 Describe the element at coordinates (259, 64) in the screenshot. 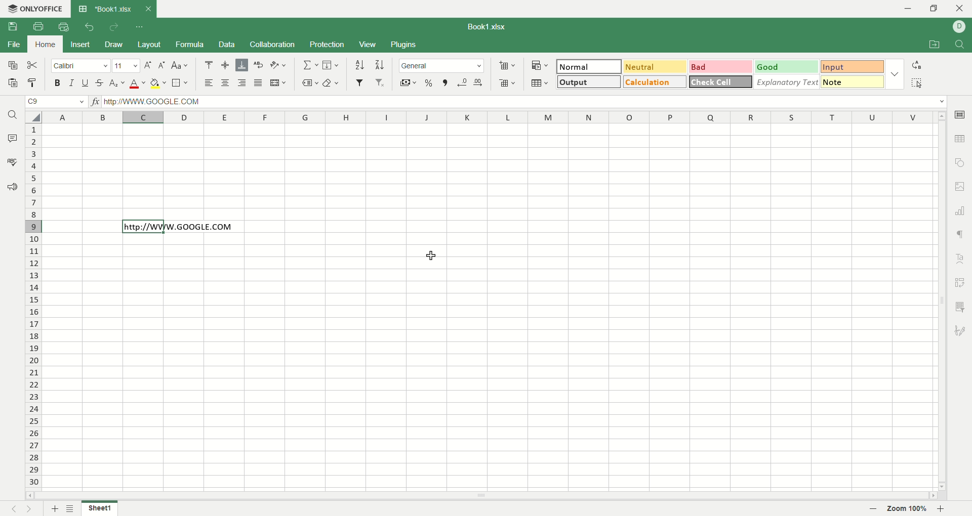

I see `wrap text` at that location.